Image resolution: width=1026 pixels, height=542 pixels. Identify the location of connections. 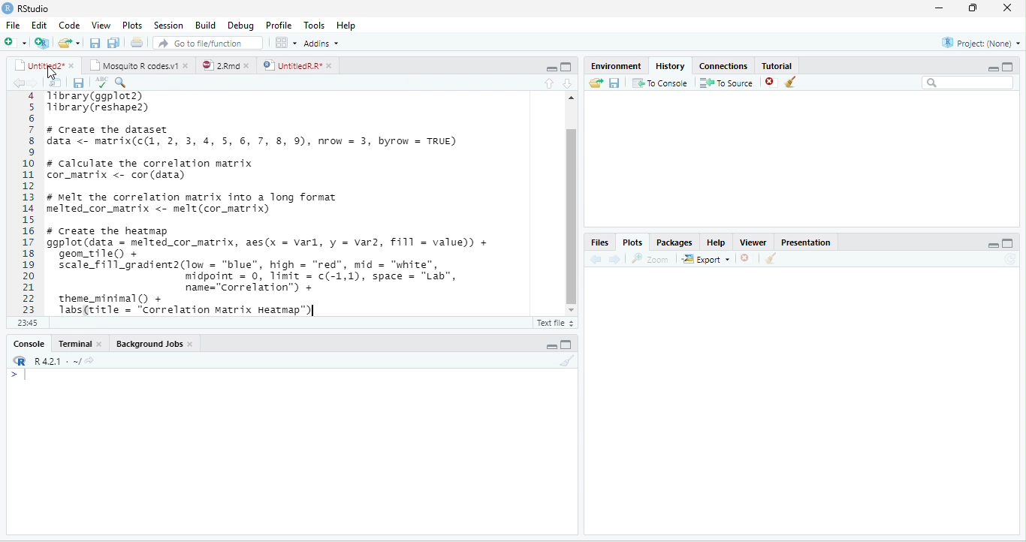
(722, 65).